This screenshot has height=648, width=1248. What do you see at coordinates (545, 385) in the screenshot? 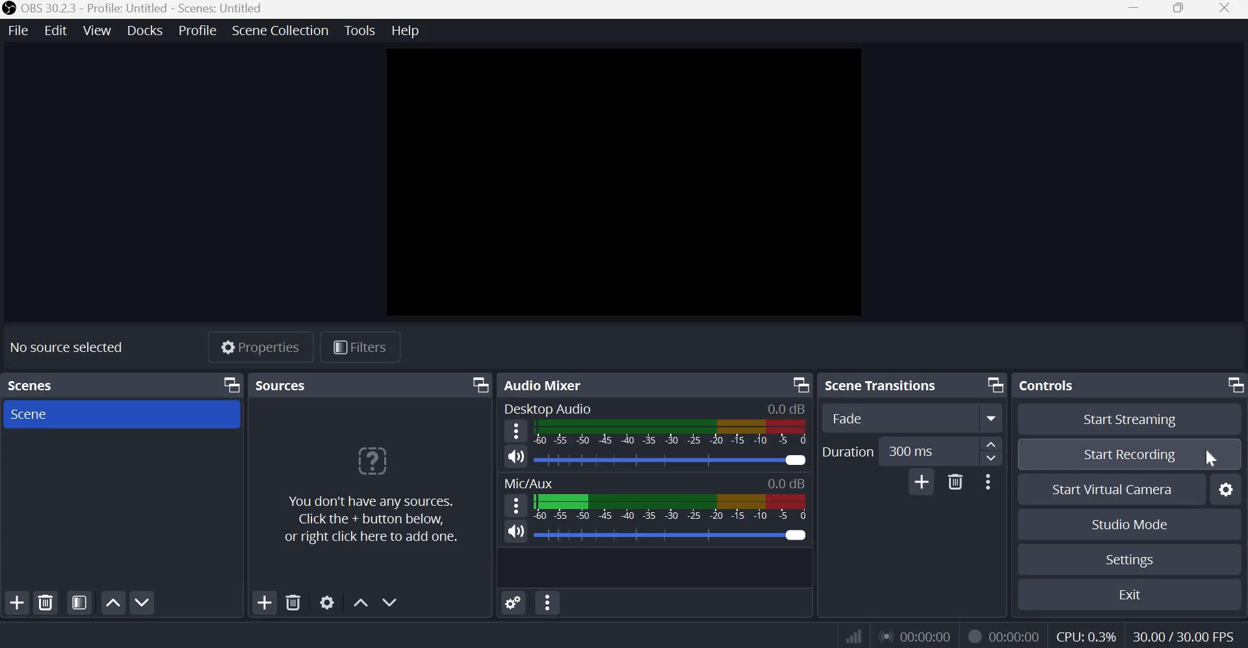
I see `Audio Mixer` at bounding box center [545, 385].